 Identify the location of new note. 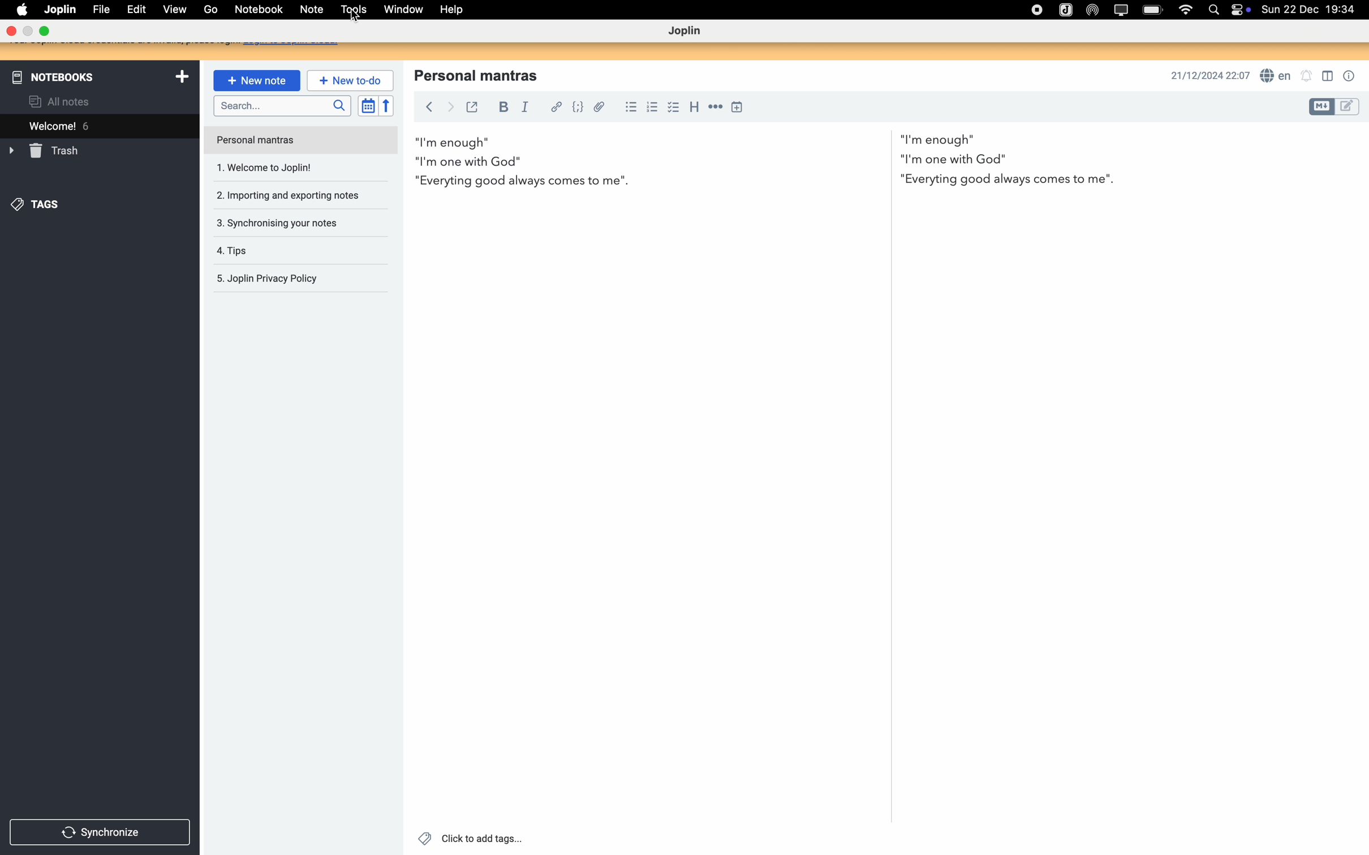
(257, 80).